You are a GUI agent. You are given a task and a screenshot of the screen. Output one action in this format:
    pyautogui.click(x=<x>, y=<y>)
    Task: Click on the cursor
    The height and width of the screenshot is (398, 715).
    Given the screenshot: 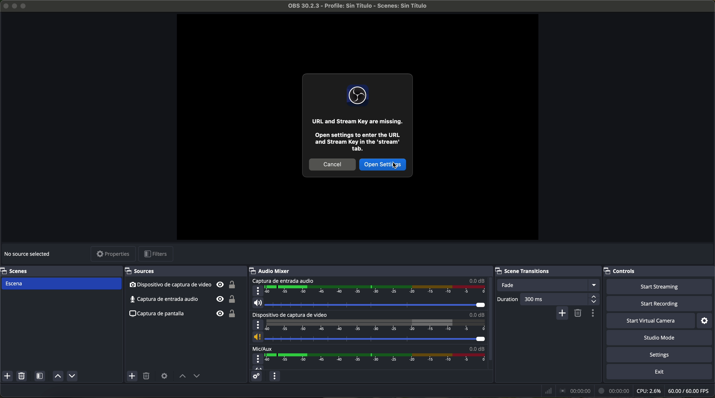 What is the action you would take?
    pyautogui.click(x=396, y=166)
    